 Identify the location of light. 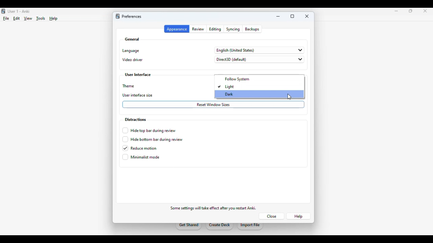
(227, 87).